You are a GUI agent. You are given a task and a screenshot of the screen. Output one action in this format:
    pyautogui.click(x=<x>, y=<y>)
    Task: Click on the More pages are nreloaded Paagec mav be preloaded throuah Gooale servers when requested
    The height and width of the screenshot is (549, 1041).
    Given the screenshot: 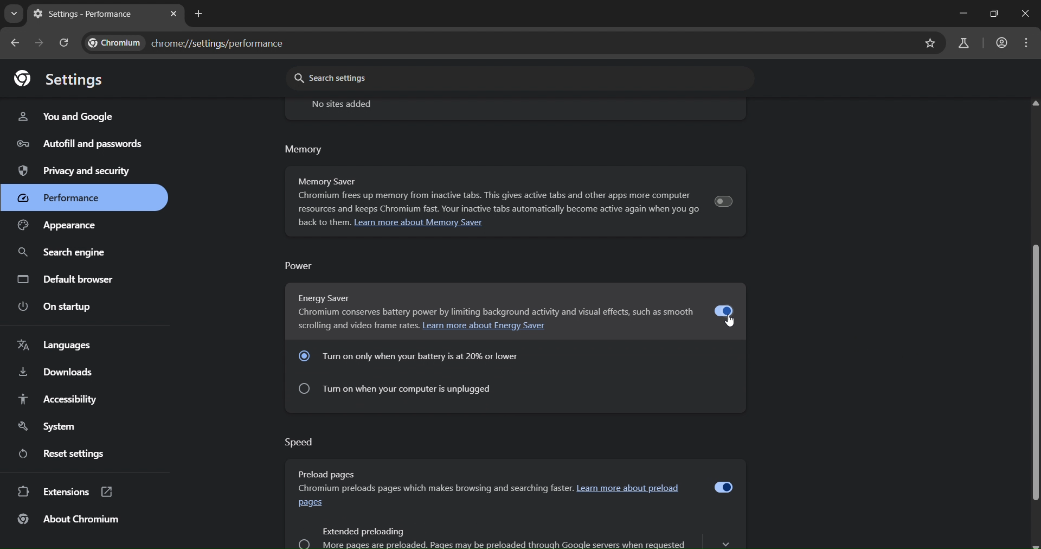 What is the action you would take?
    pyautogui.click(x=496, y=544)
    